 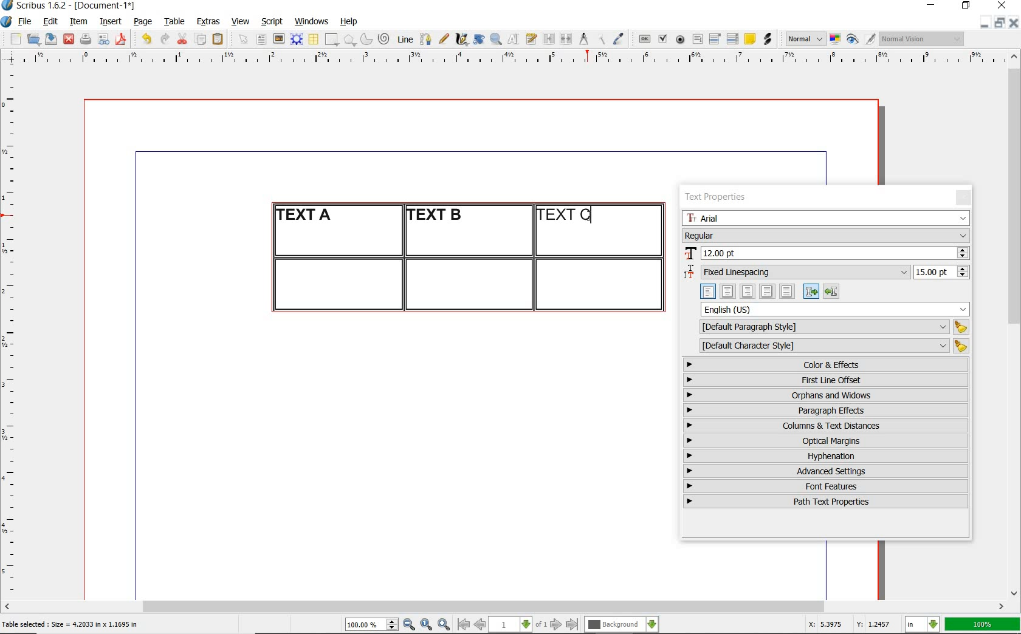 I want to click on text boldened, so click(x=436, y=214).